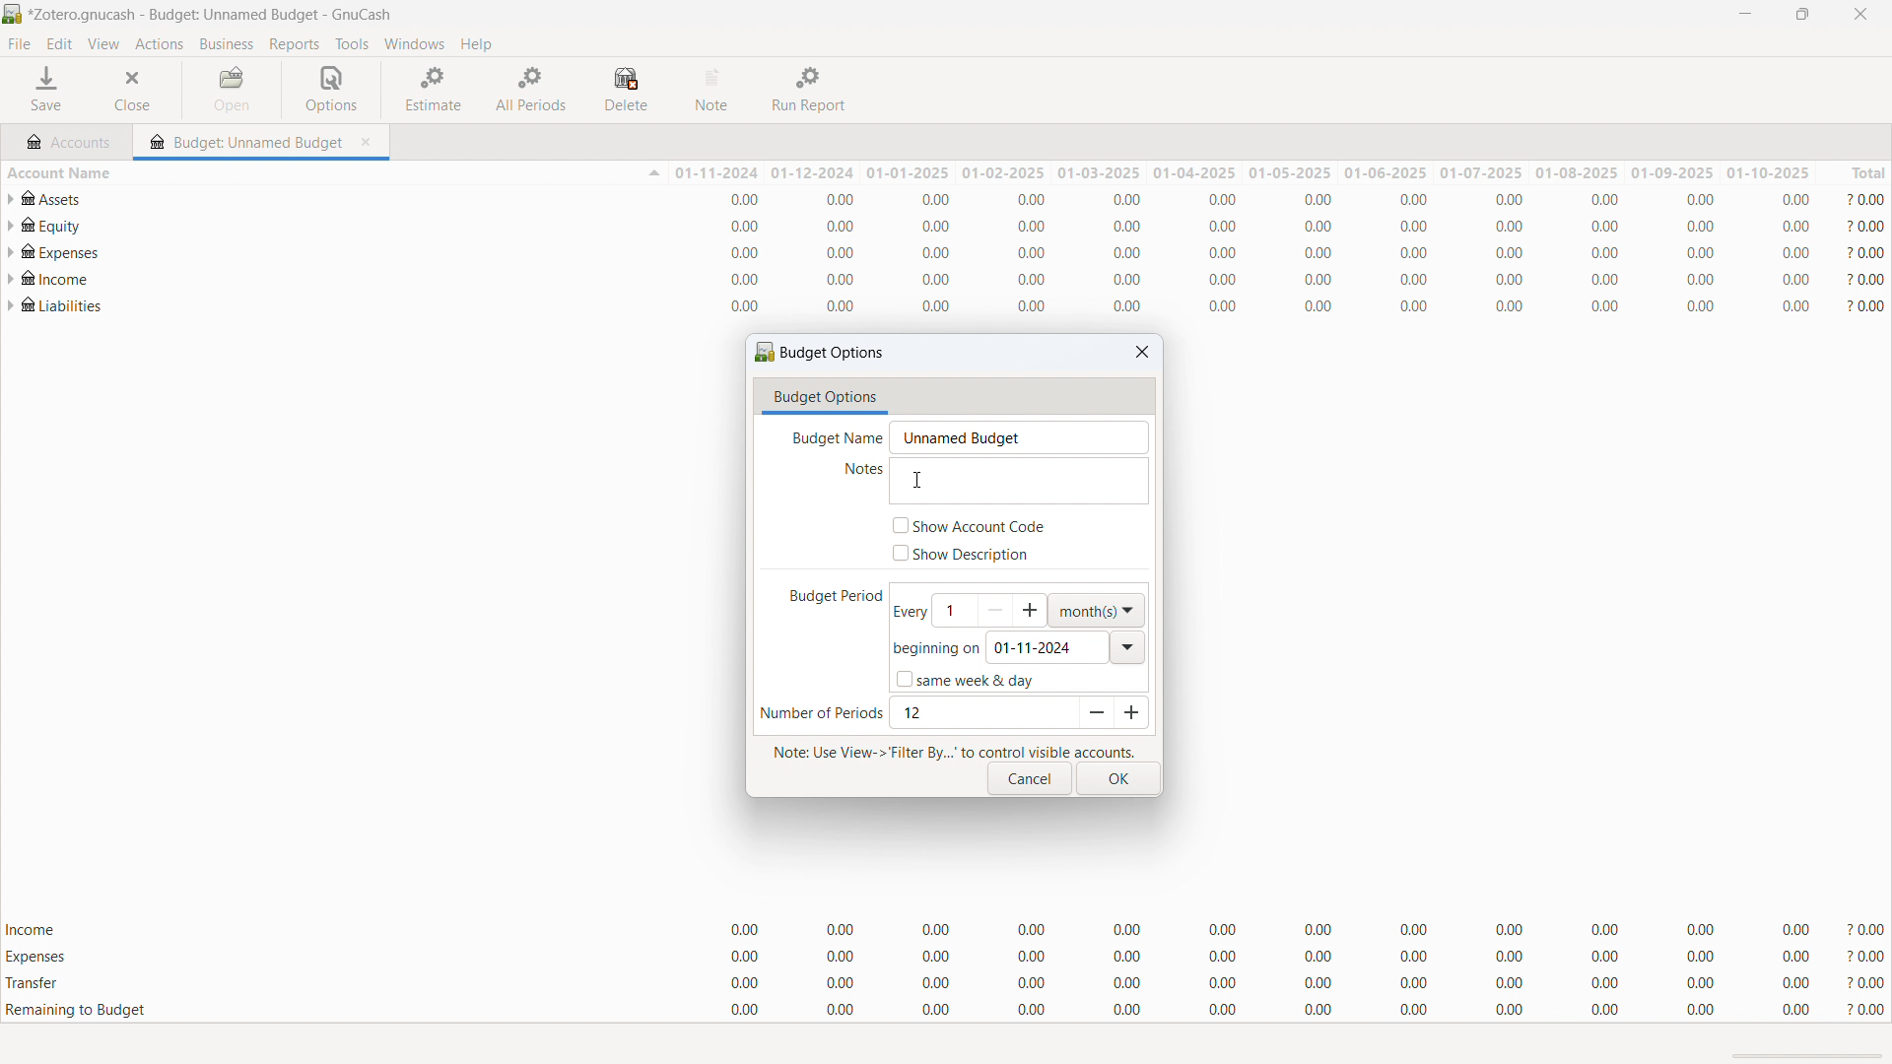 This screenshot has height=1064, width=1892. Describe the element at coordinates (1579, 173) in the screenshot. I see `01-08-2025` at that location.